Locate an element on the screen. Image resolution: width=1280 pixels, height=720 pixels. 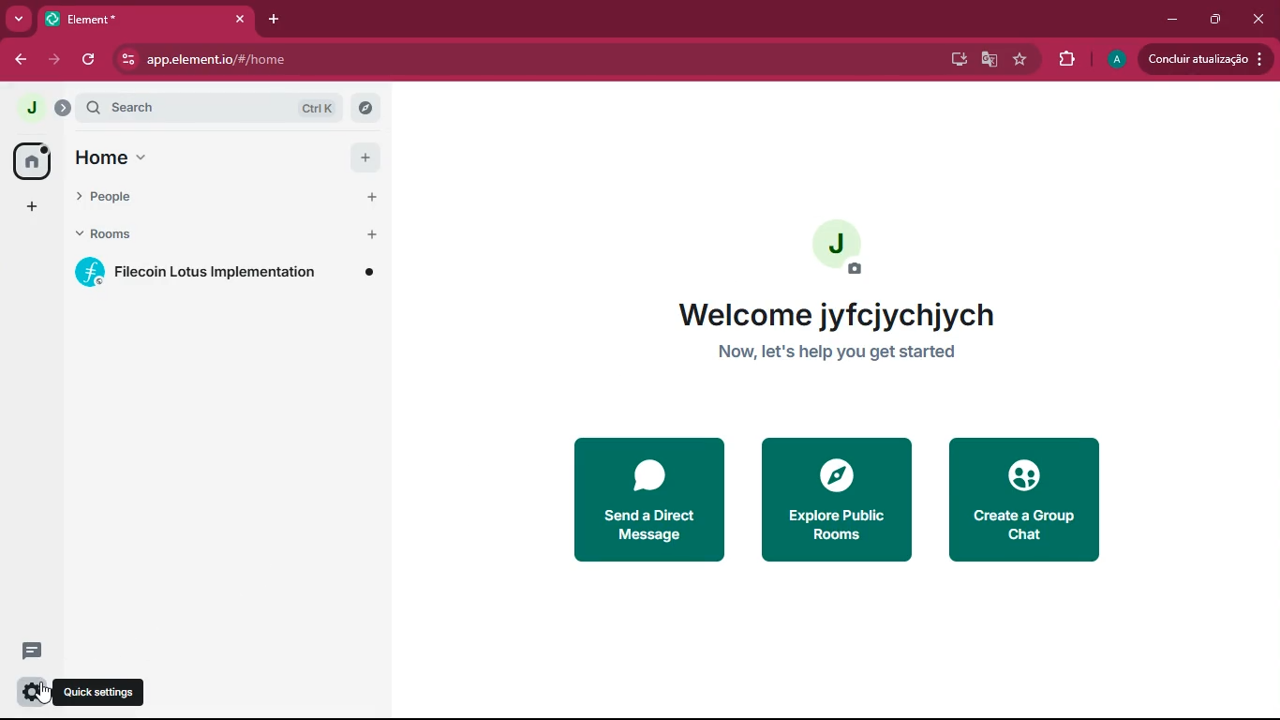
more is located at coordinates (18, 18).